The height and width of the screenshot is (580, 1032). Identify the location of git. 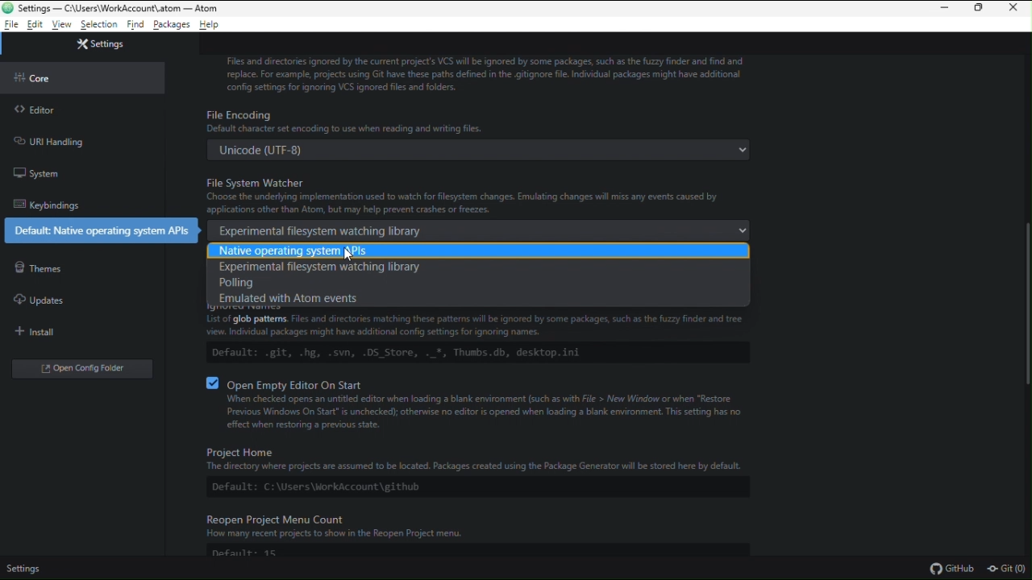
(1008, 570).